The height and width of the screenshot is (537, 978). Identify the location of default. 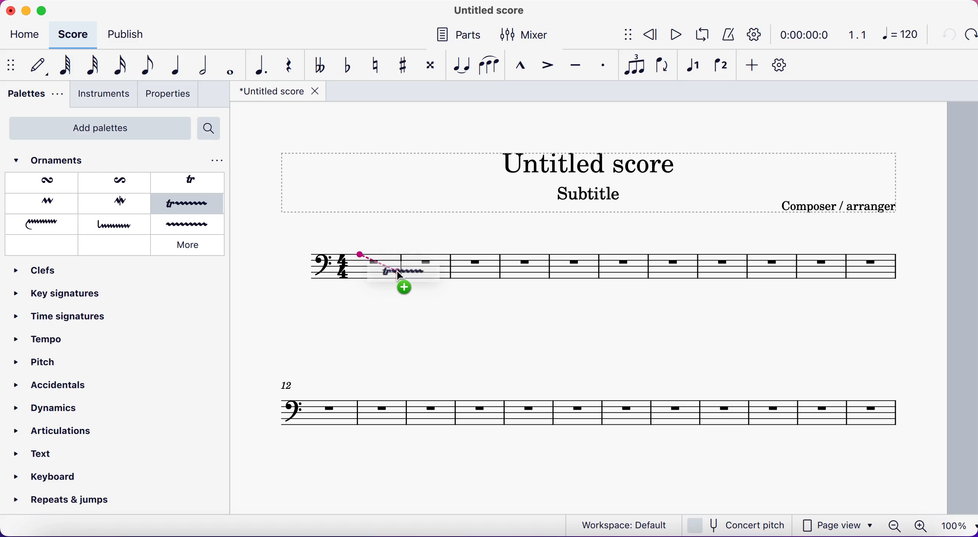
(35, 66).